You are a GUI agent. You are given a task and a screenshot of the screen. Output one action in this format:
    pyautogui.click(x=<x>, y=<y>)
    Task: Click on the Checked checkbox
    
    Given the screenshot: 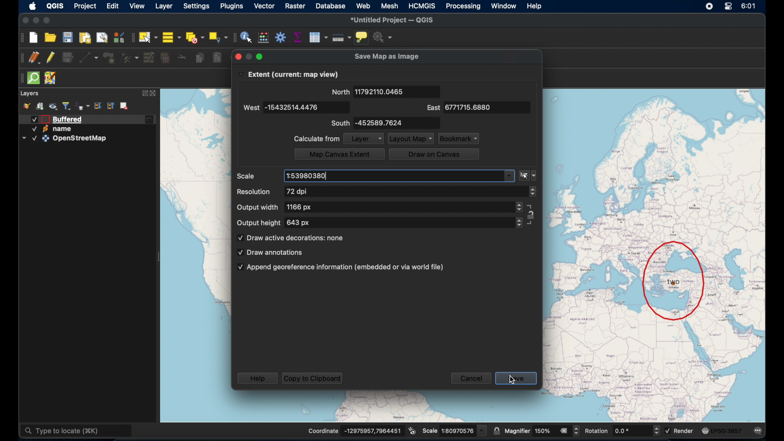 What is the action you would take?
    pyautogui.click(x=32, y=118)
    